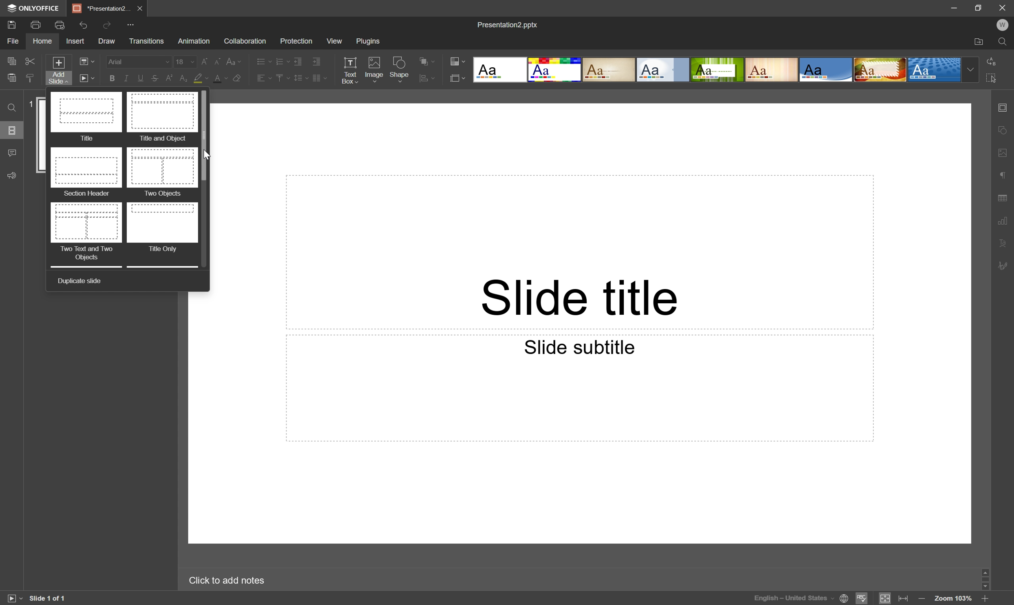  I want to click on Zoom in, so click(985, 598).